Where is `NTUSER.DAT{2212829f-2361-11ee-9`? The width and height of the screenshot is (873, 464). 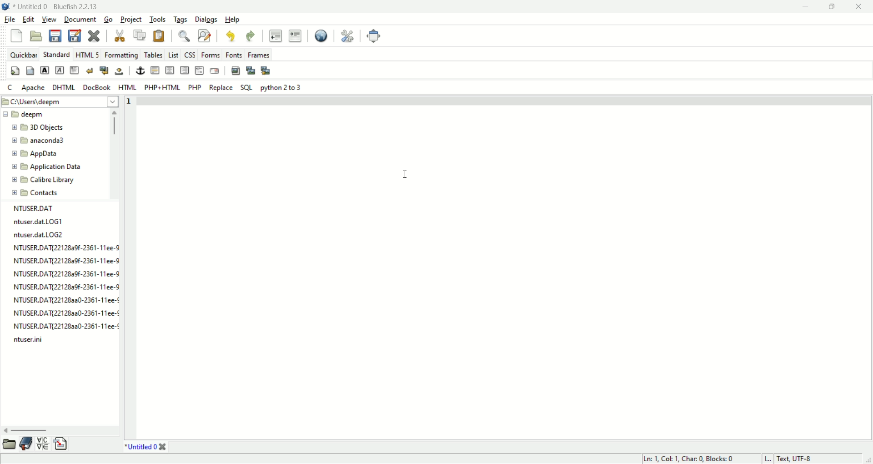 NTUSER.DAT{2212829f-2361-11ee-9 is located at coordinates (65, 261).